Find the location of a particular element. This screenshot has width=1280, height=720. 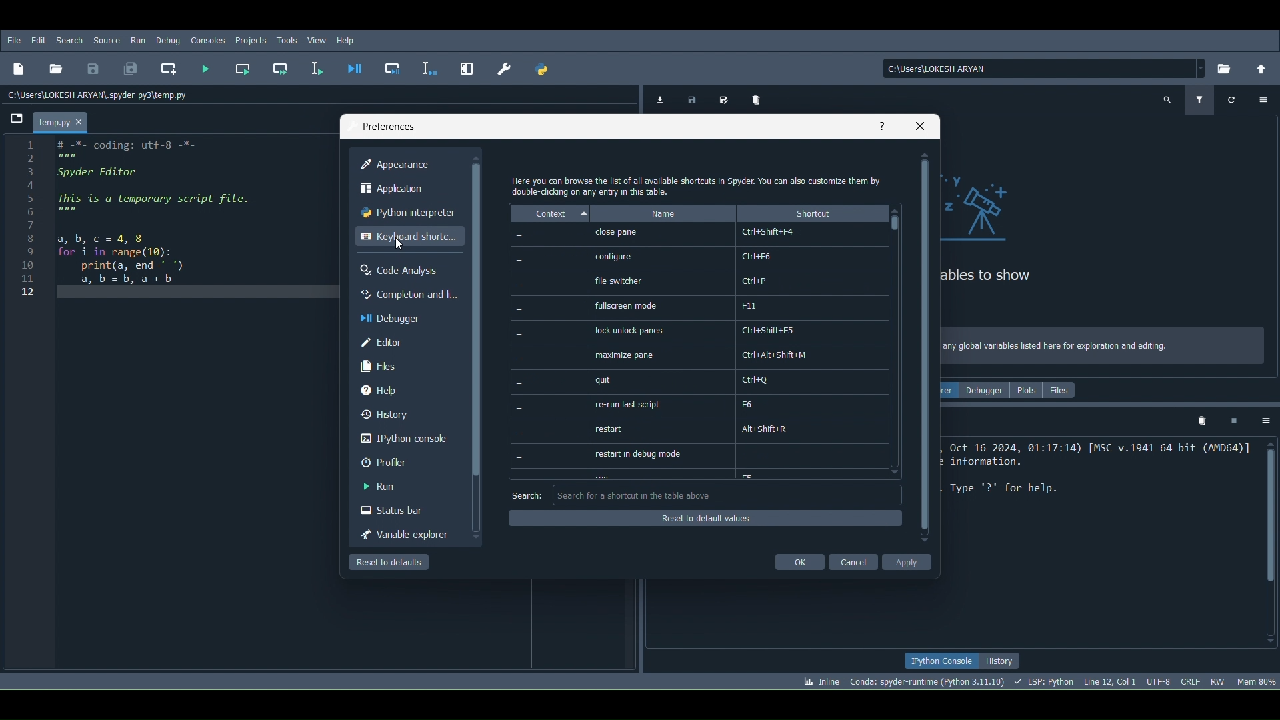

Table is located at coordinates (696, 343).